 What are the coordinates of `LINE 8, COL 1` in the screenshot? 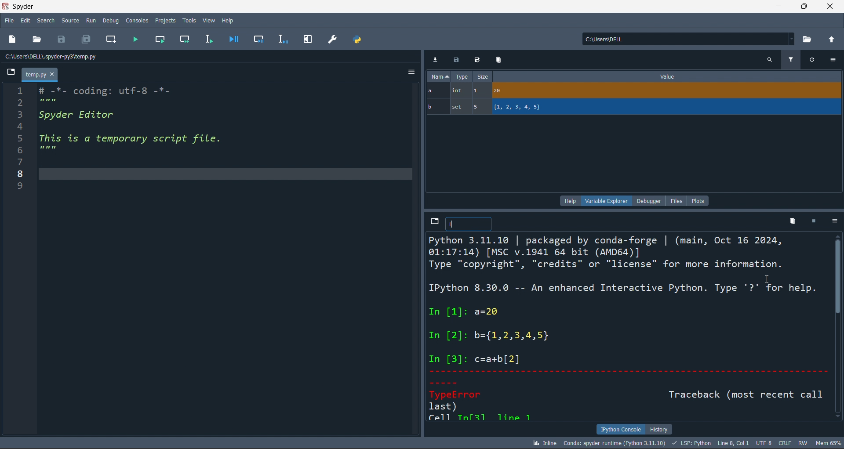 It's located at (735, 443).